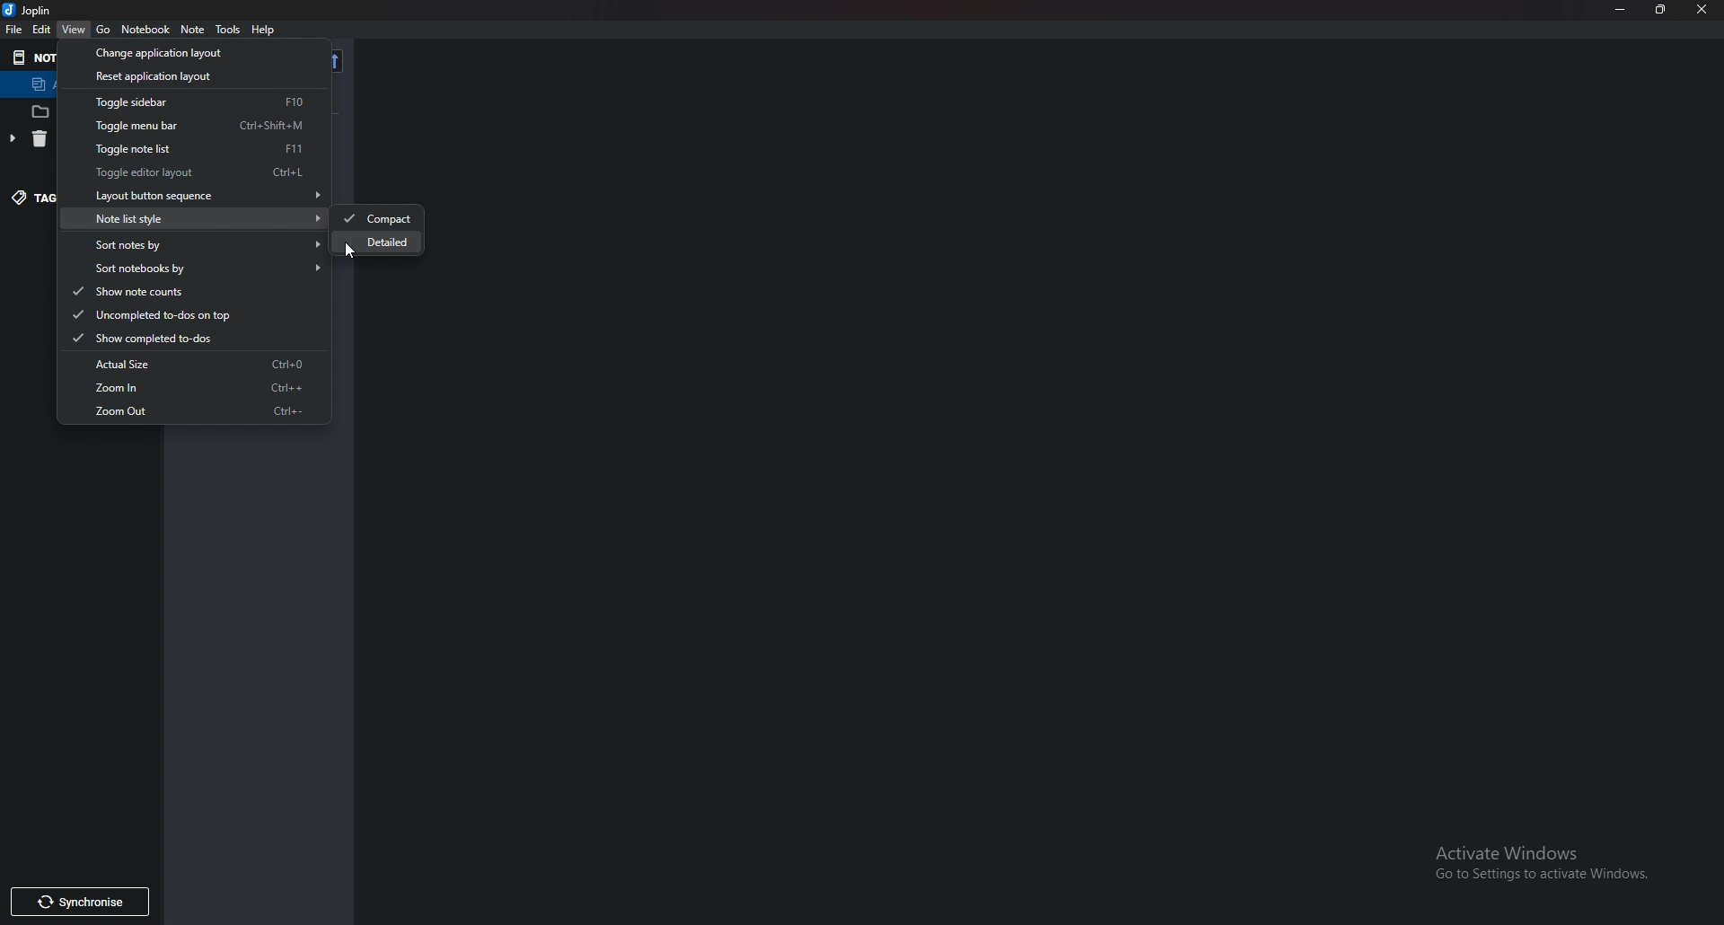 The width and height of the screenshot is (1724, 925). I want to click on toggle editor layout, so click(191, 172).